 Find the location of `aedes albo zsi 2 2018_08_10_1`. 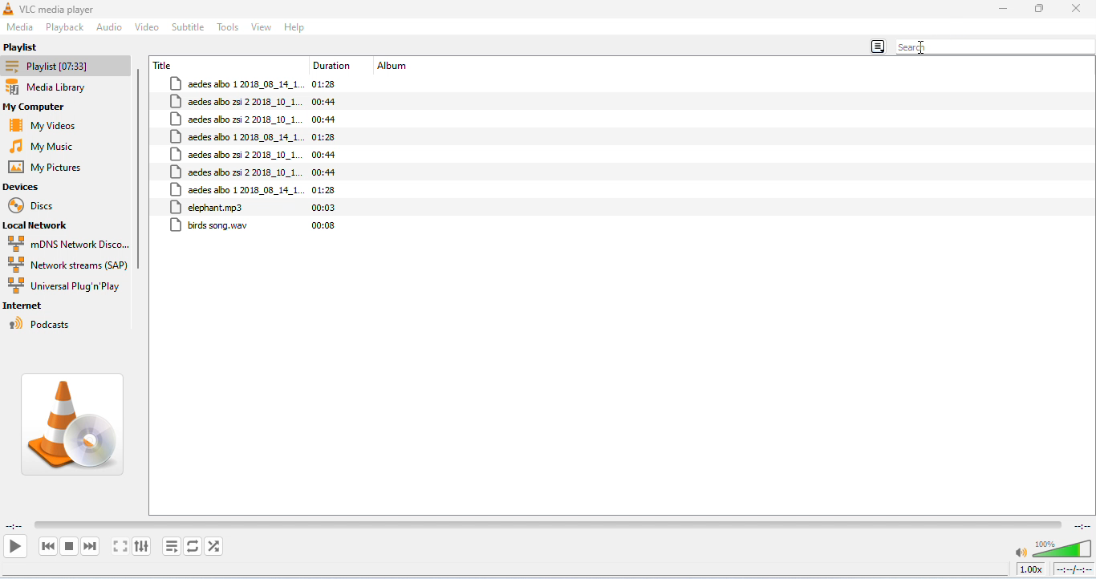

aedes albo zsi 2 2018_08_10_1 is located at coordinates (237, 154).